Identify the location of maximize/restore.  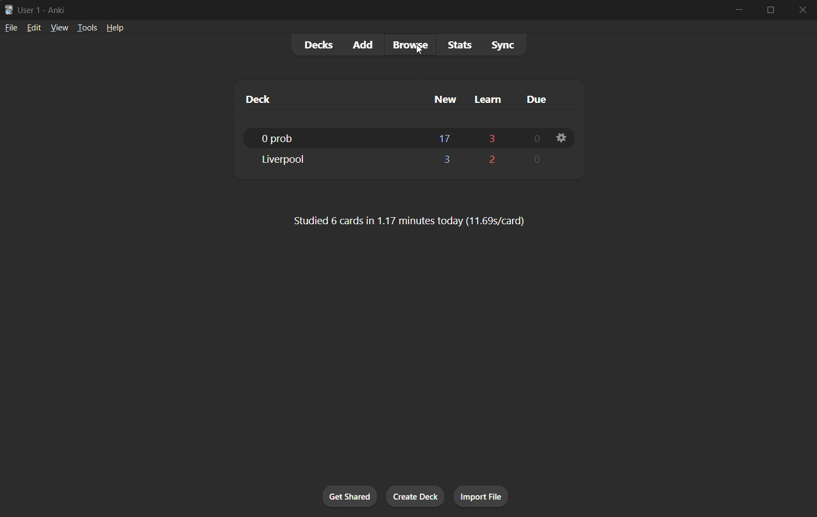
(771, 10).